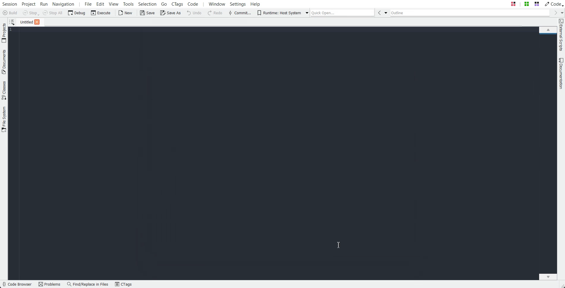  I want to click on Runtime: Host System, so click(279, 13).